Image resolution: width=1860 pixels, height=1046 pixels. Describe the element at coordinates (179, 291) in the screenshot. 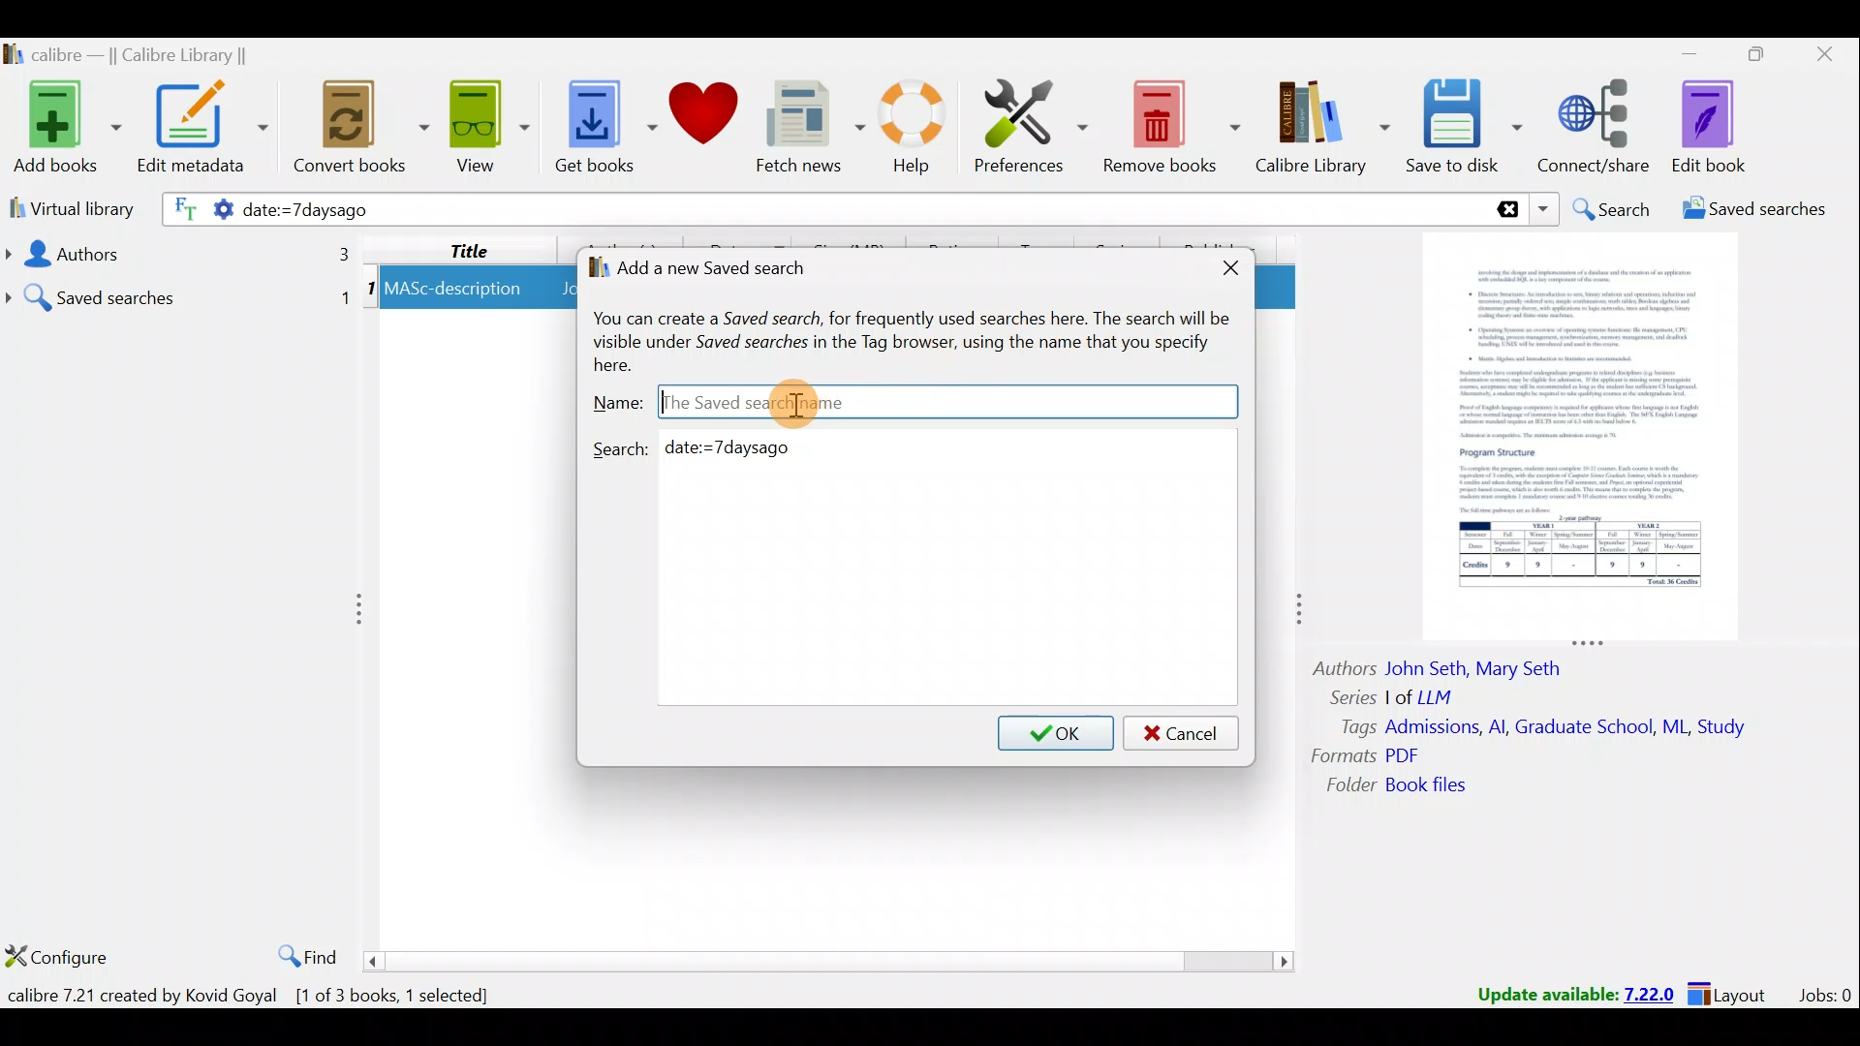

I see `Saved searches` at that location.